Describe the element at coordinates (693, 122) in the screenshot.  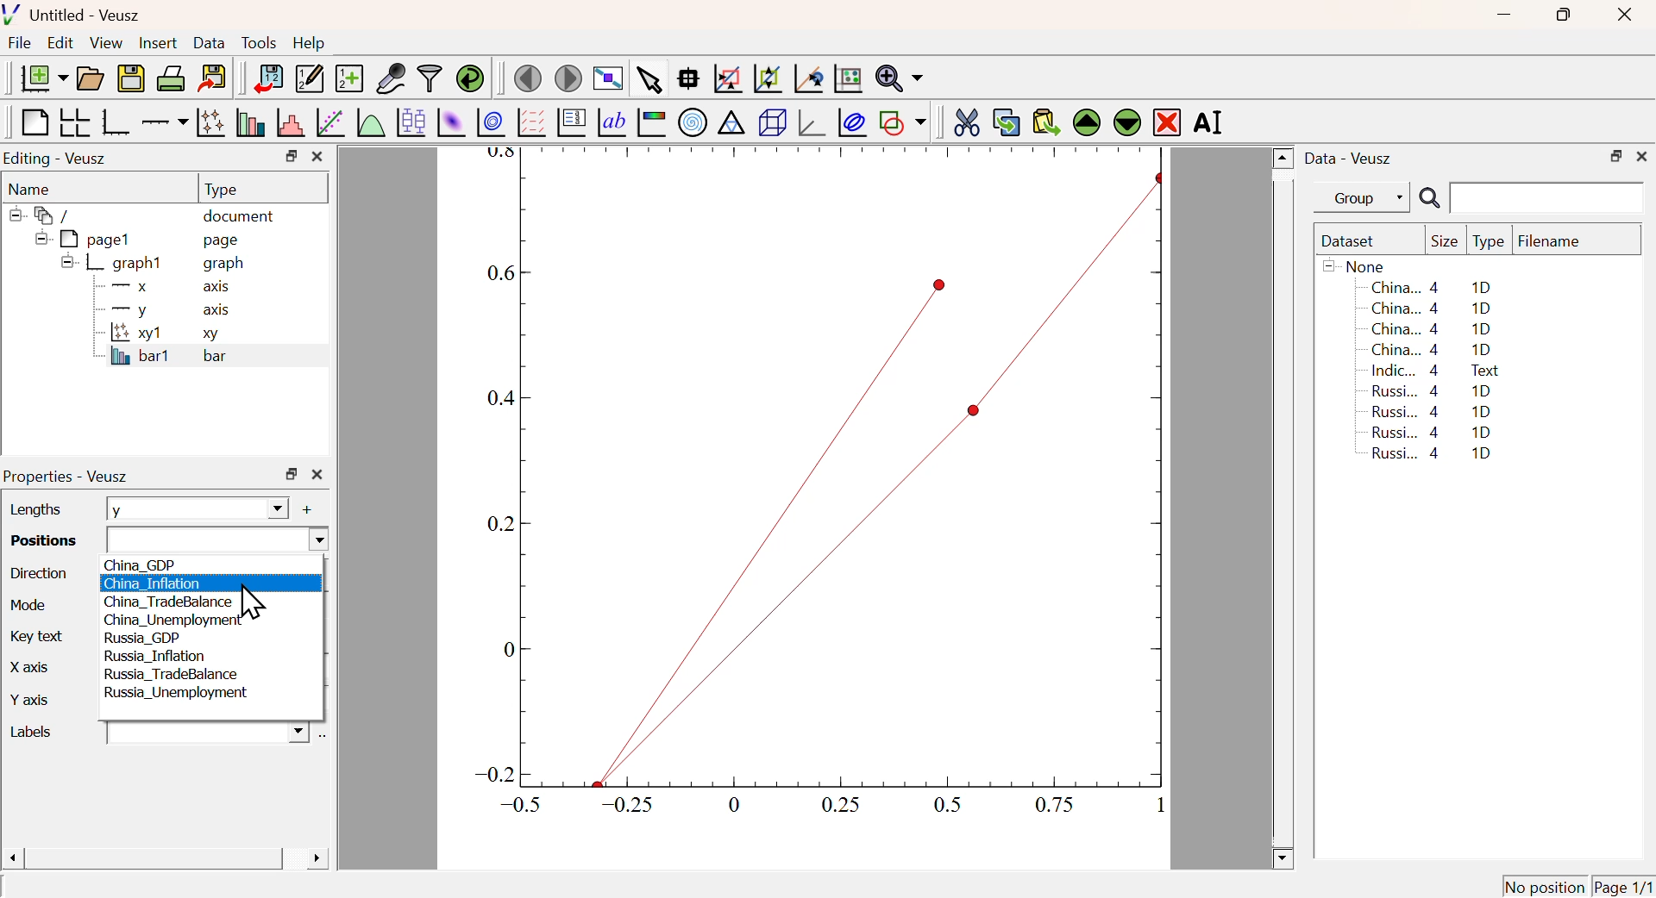
I see `Polar Graph` at that location.